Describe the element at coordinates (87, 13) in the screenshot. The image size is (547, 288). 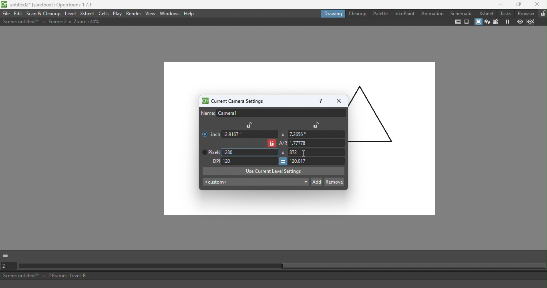
I see `Xsheet` at that location.